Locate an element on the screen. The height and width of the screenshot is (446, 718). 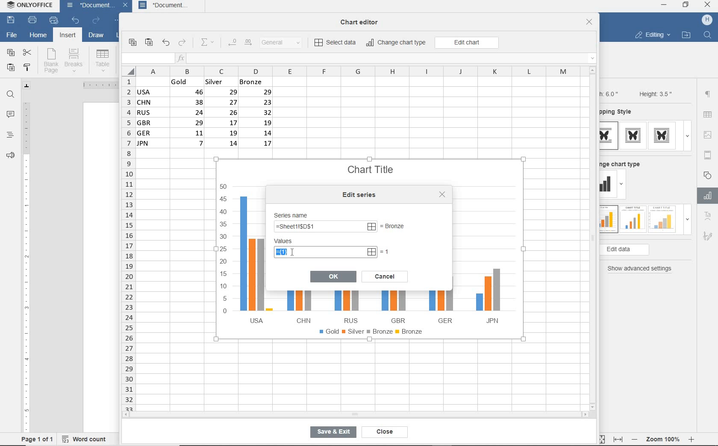
search is located at coordinates (709, 34).